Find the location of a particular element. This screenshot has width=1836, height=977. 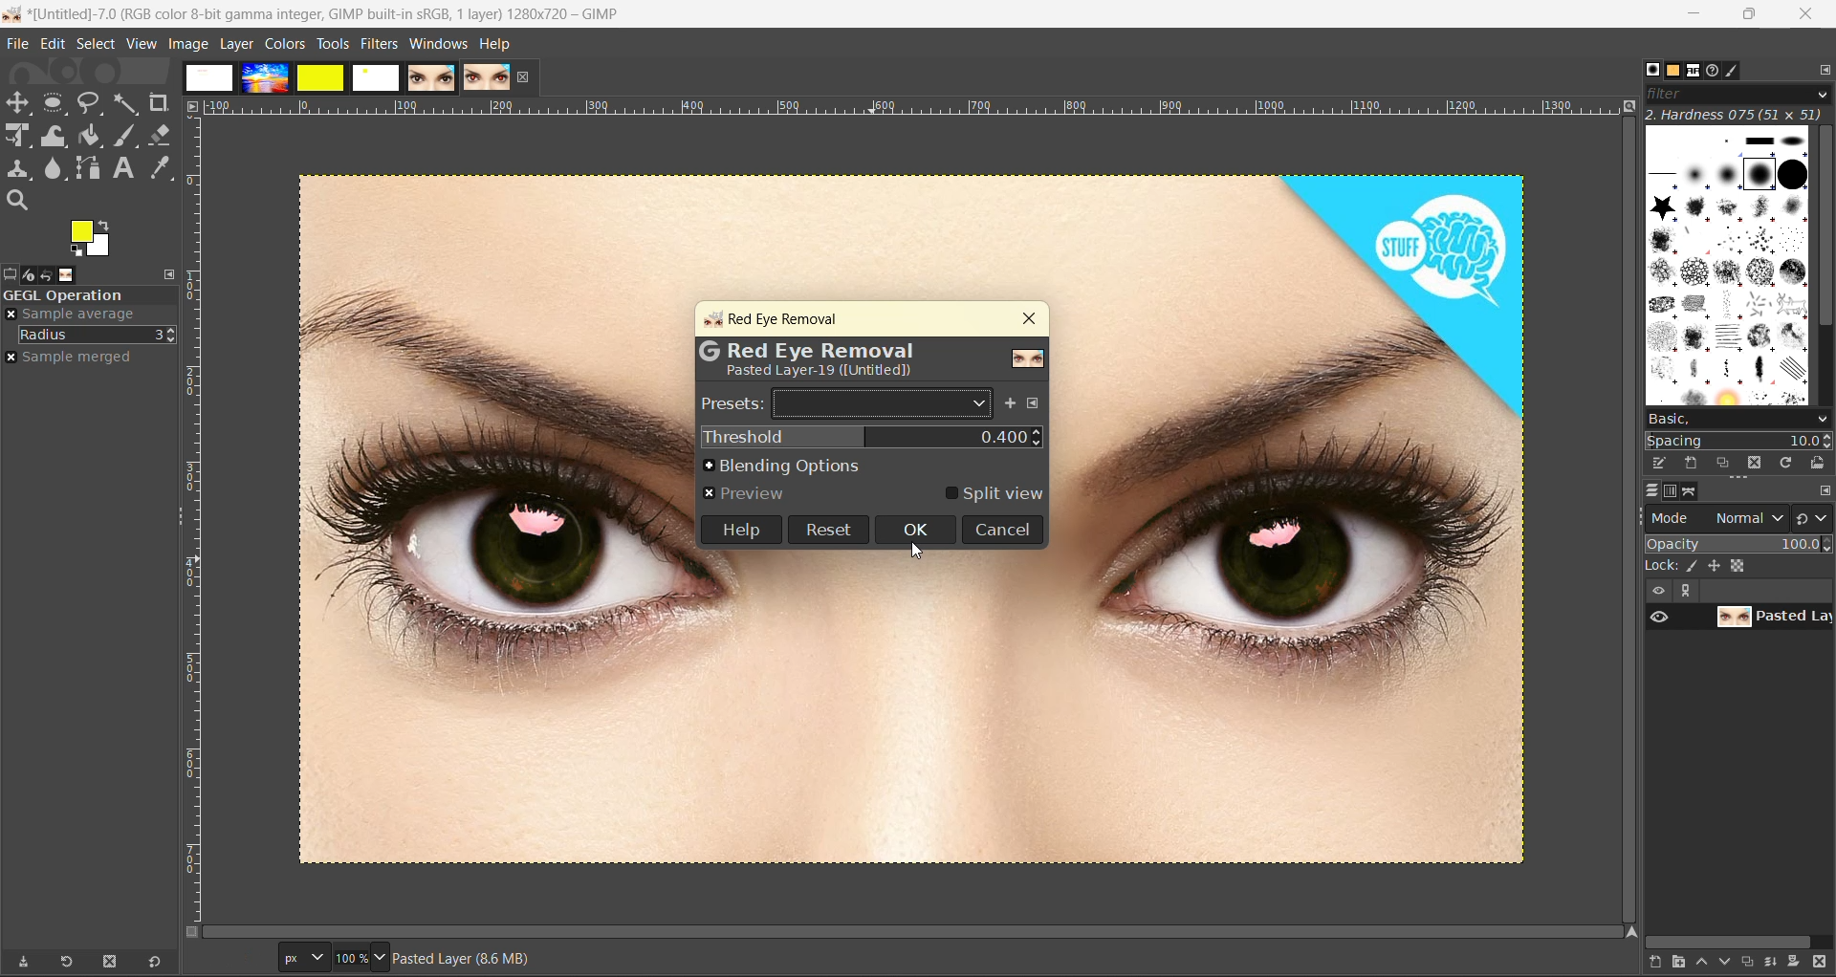

raise this layer is located at coordinates (1696, 963).